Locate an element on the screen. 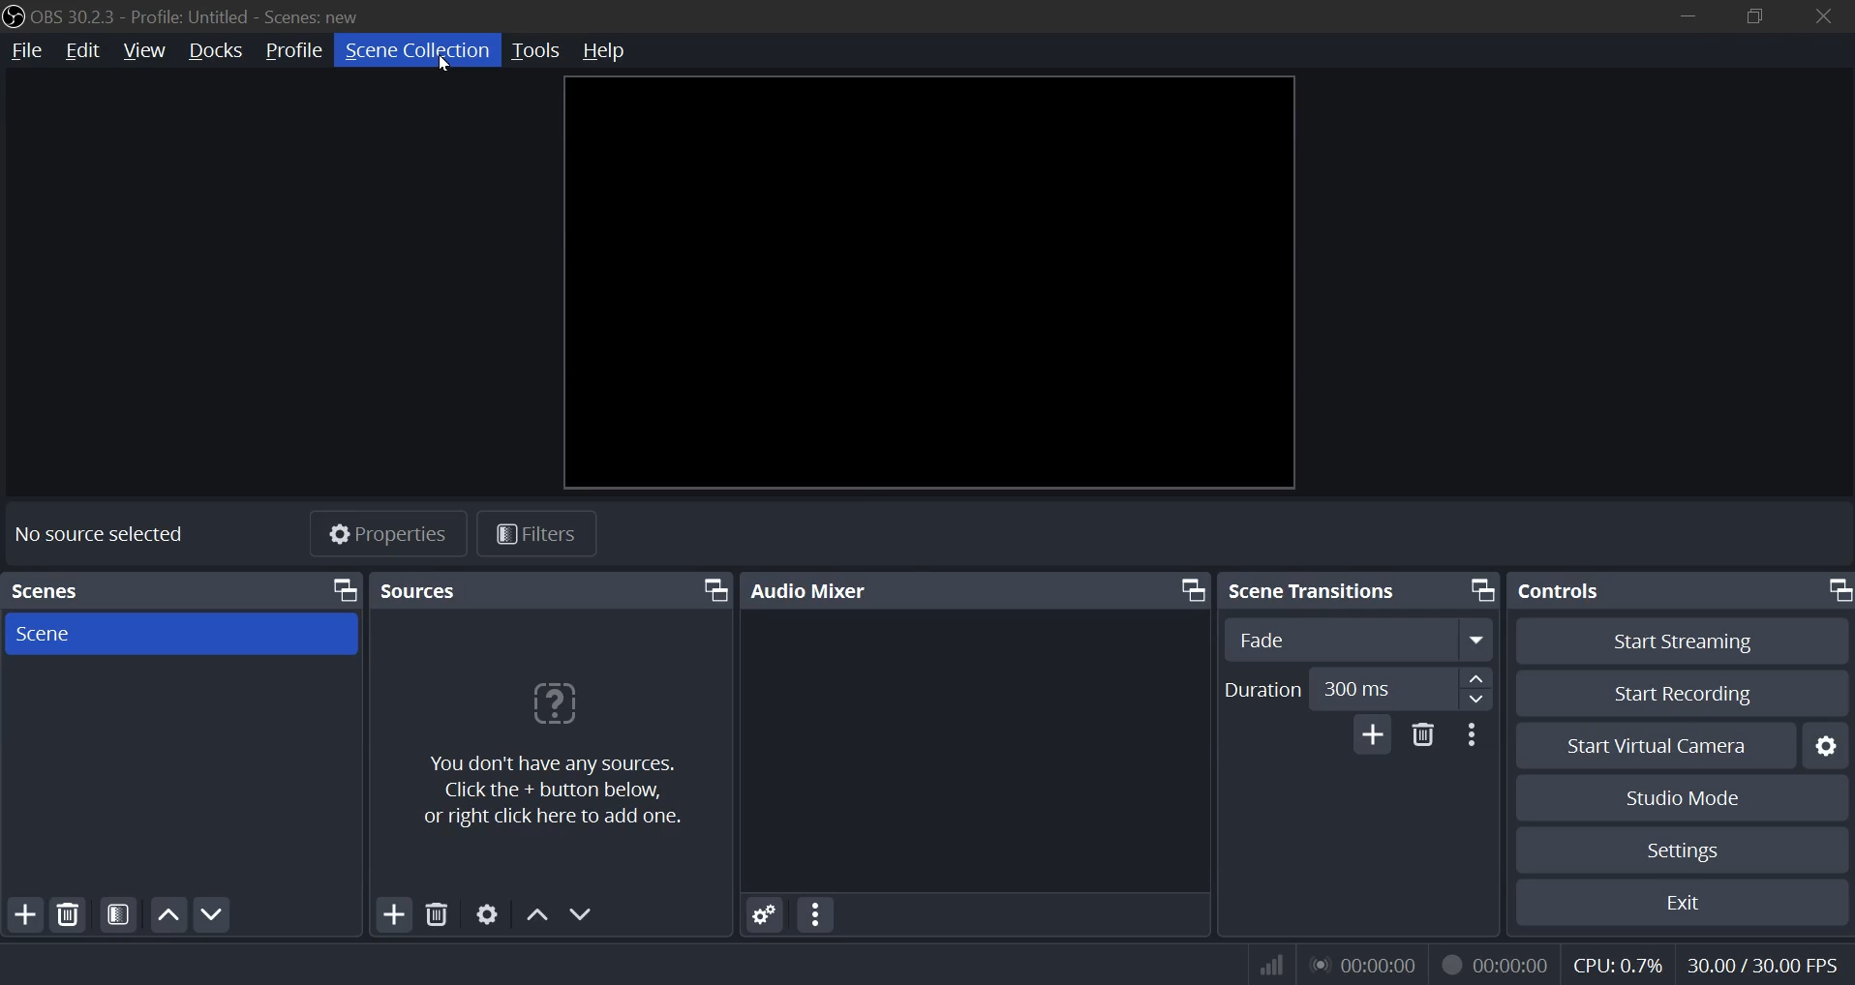 This screenshot has height=985, width=1855. up is located at coordinates (534, 911).